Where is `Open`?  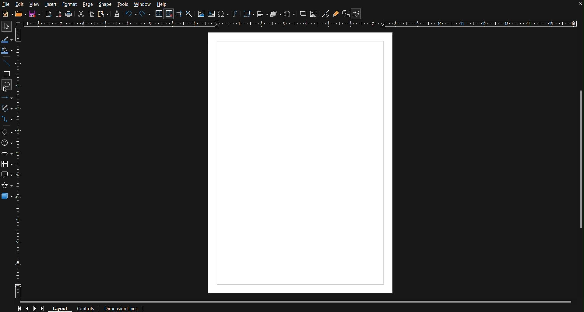 Open is located at coordinates (19, 14).